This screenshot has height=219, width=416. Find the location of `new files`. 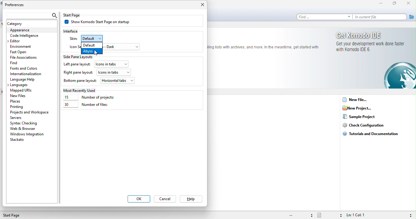

new files is located at coordinates (24, 96).